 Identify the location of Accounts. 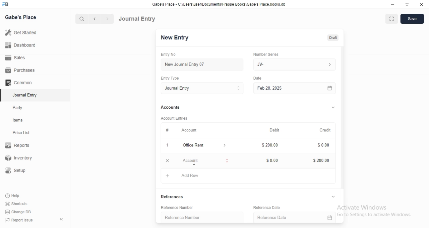
(170, 107).